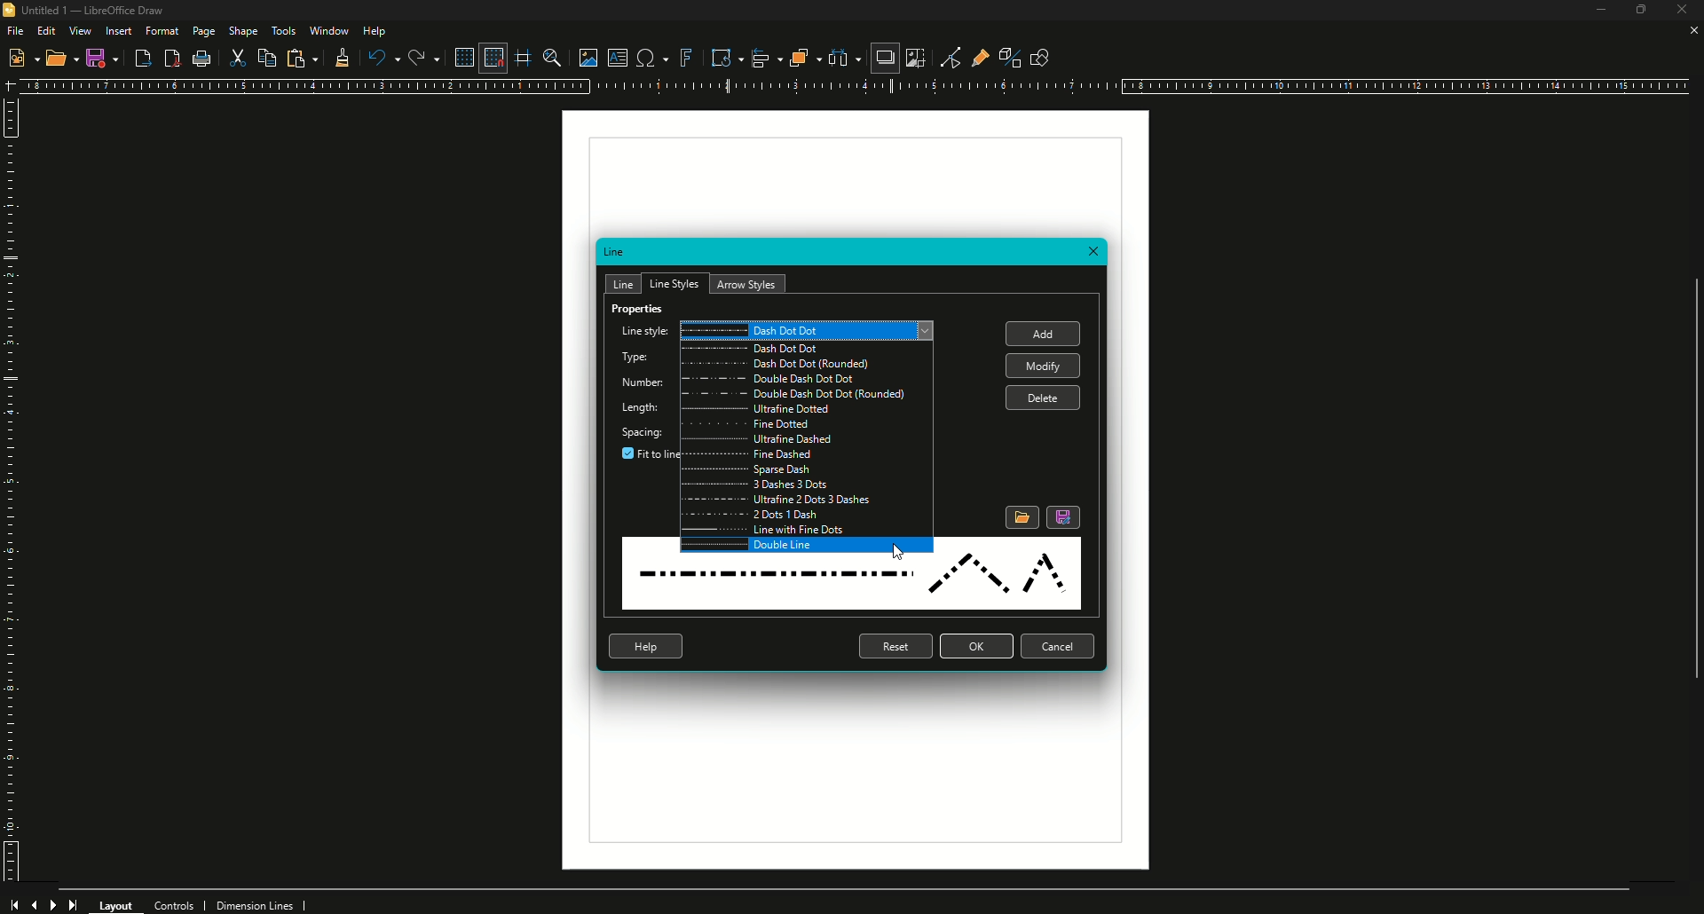 This screenshot has height=914, width=1704. Describe the element at coordinates (806, 412) in the screenshot. I see `Ultrafine Dotted` at that location.